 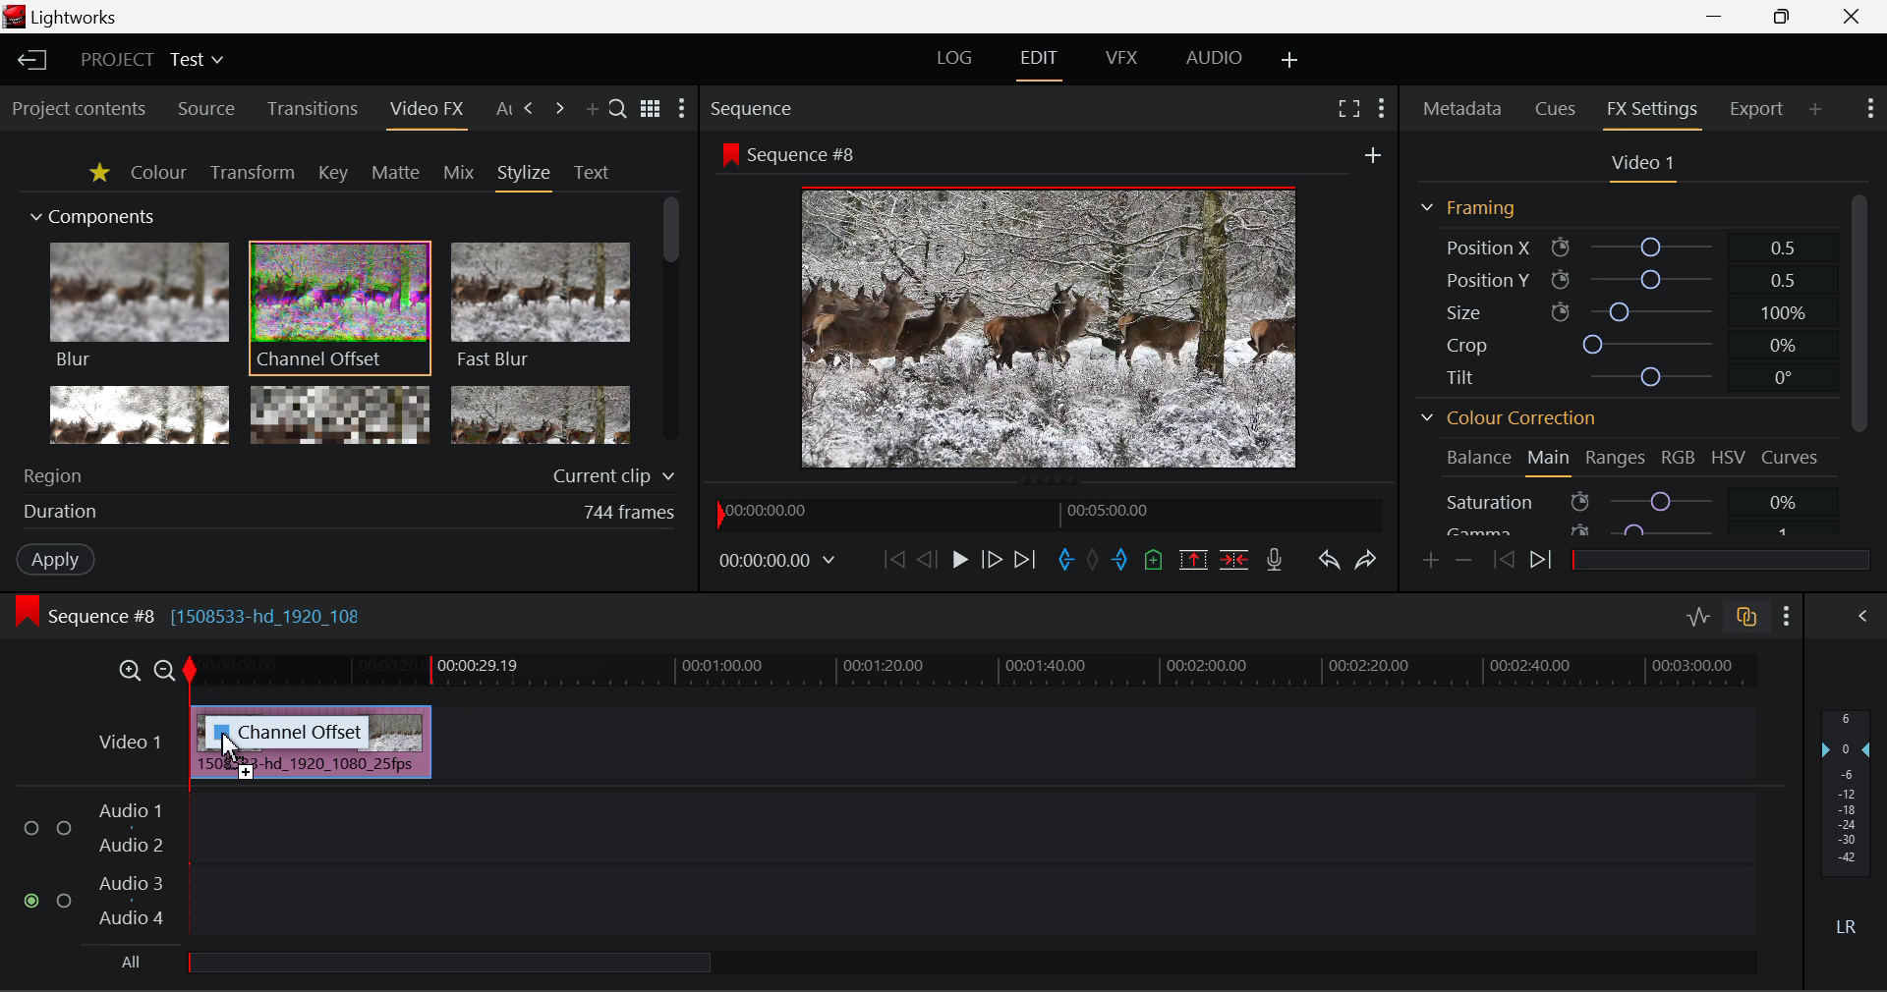 What do you see at coordinates (1050, 515) in the screenshot?
I see `Project Timeline Navigator` at bounding box center [1050, 515].